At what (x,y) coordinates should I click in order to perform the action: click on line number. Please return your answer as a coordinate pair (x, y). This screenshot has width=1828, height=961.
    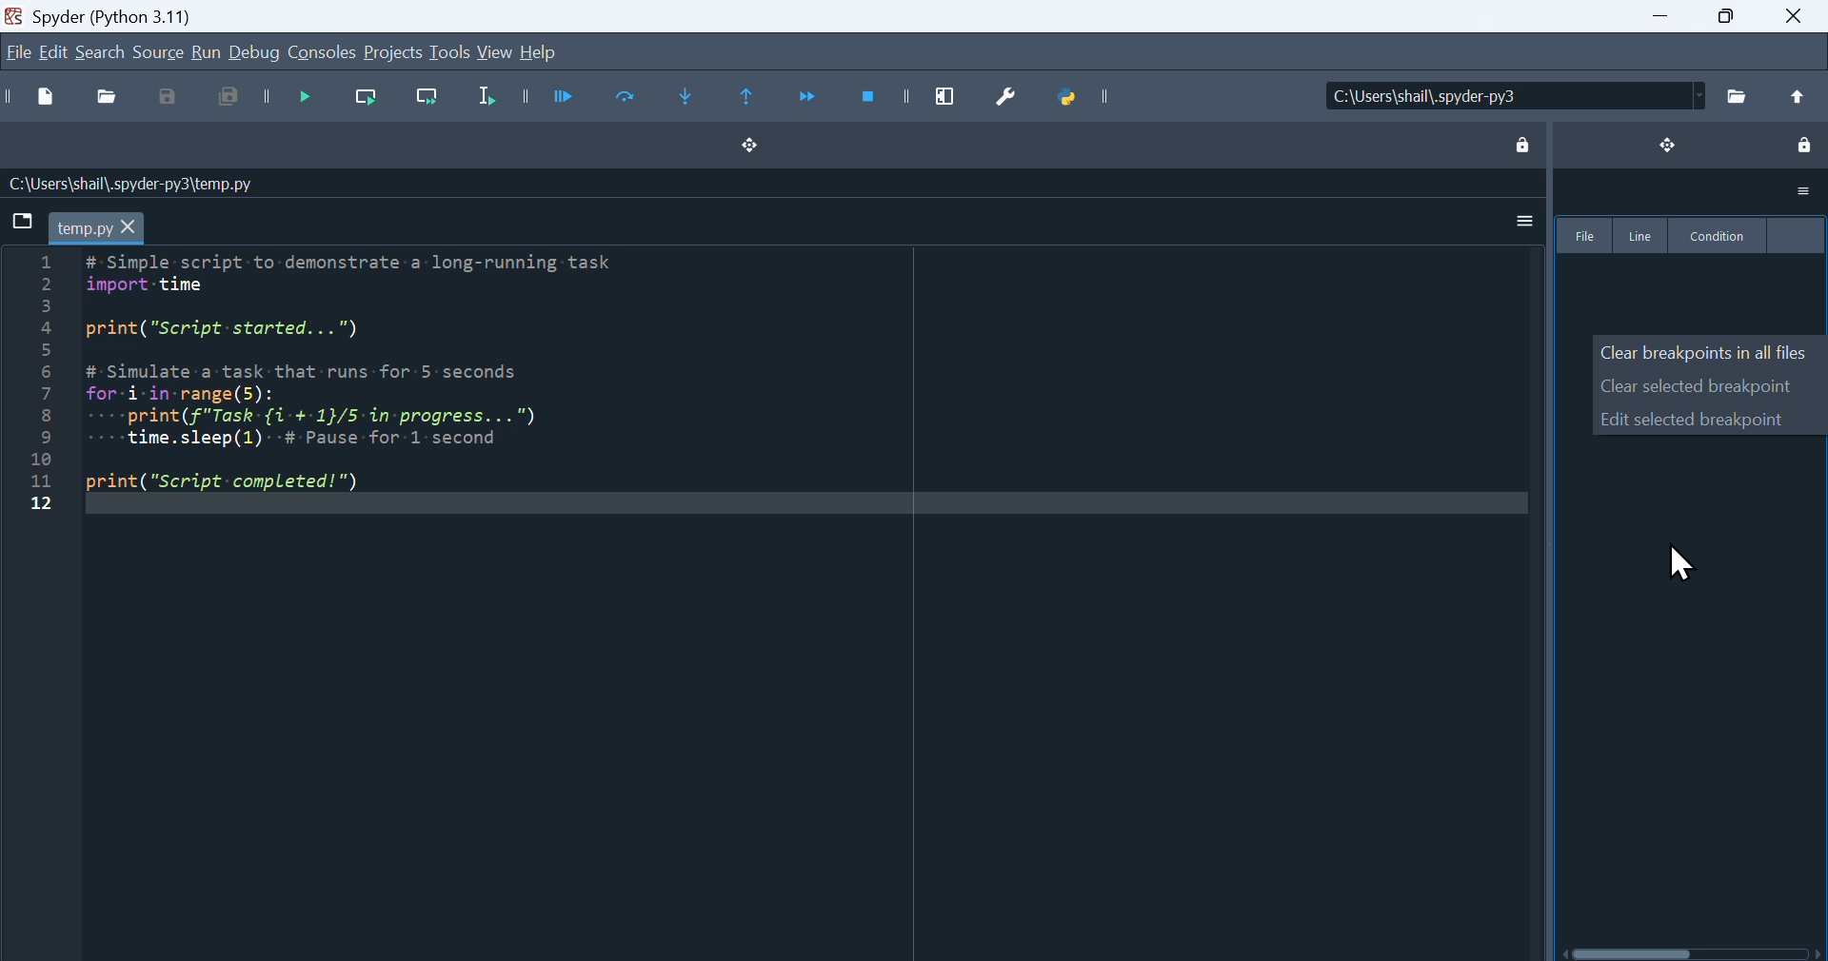
    Looking at the image, I should click on (37, 380).